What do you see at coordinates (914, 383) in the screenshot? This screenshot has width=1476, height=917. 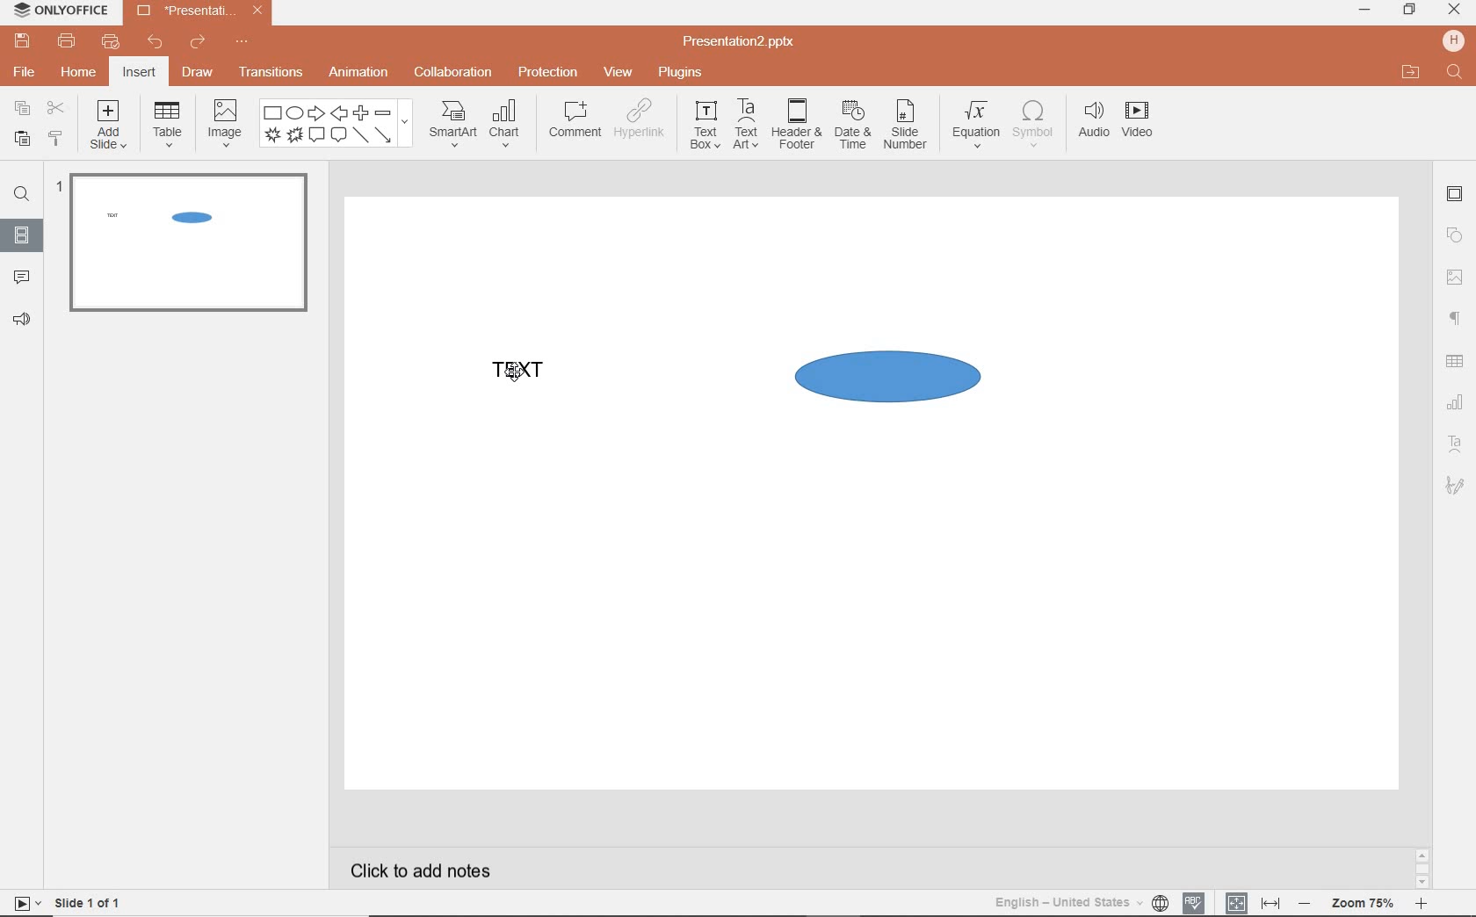 I see `SHAPE` at bounding box center [914, 383].